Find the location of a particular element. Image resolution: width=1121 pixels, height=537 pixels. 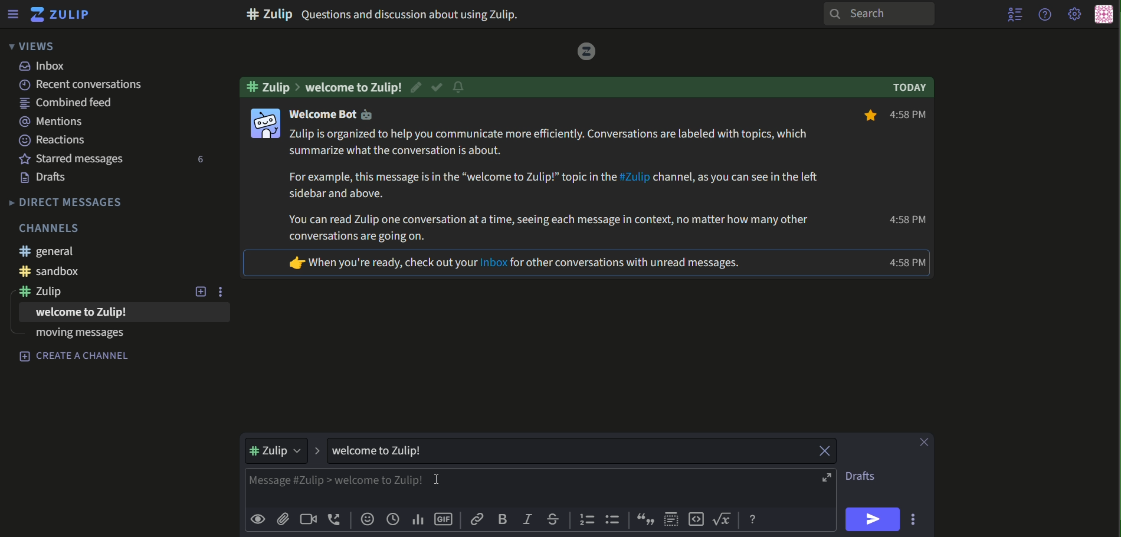

Text is located at coordinates (76, 357).